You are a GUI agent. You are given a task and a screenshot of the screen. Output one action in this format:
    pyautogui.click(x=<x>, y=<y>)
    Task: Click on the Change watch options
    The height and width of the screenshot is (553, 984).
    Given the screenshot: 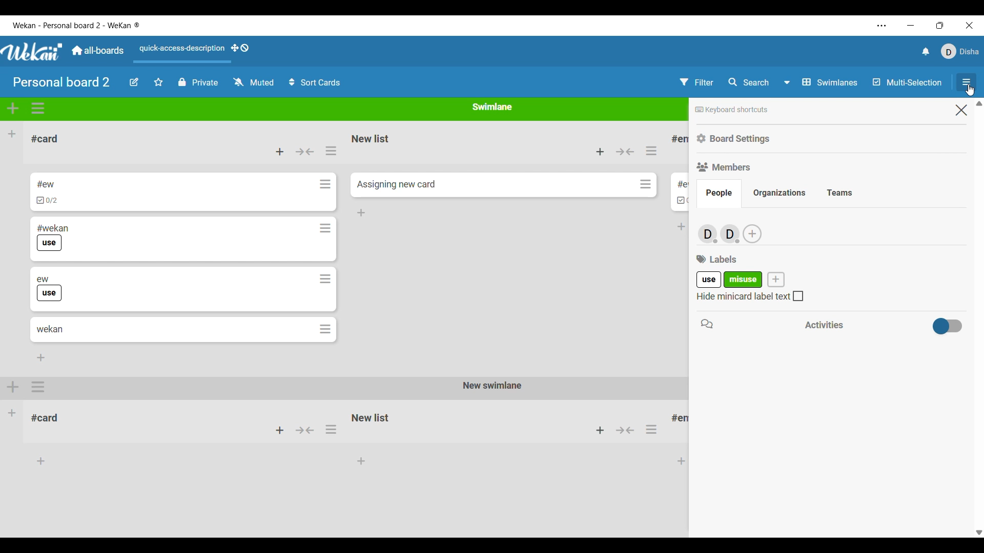 What is the action you would take?
    pyautogui.click(x=254, y=82)
    